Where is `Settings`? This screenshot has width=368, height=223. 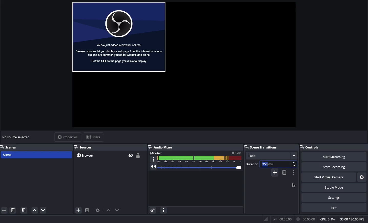
Settings is located at coordinates (362, 177).